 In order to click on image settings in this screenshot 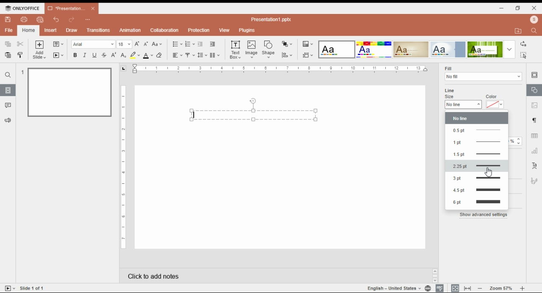, I will do `click(534, 106)`.